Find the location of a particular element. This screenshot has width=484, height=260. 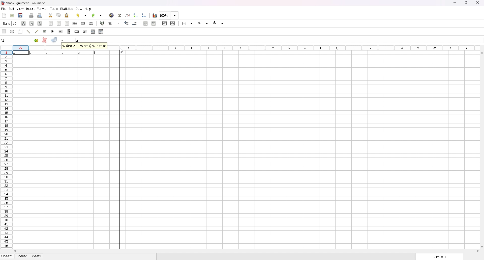

 is located at coordinates (294, 48).